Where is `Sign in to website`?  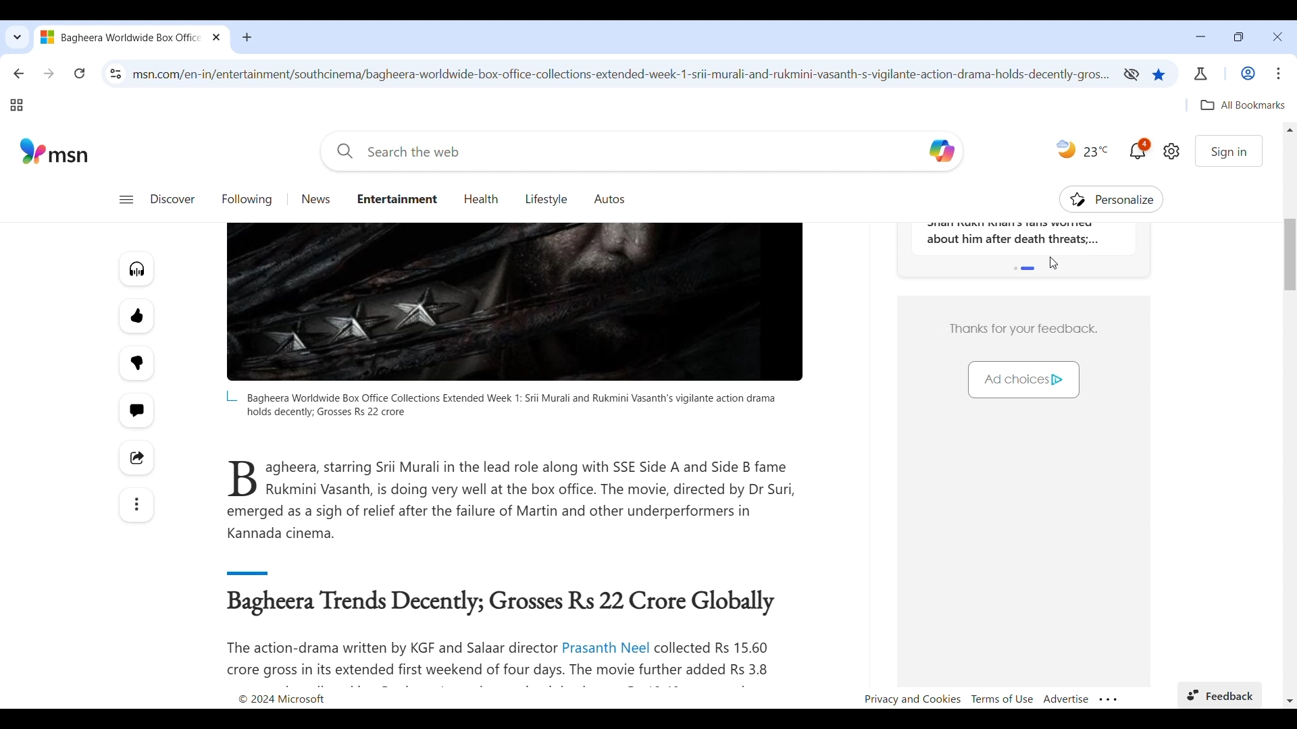 Sign in to website is located at coordinates (1229, 151).